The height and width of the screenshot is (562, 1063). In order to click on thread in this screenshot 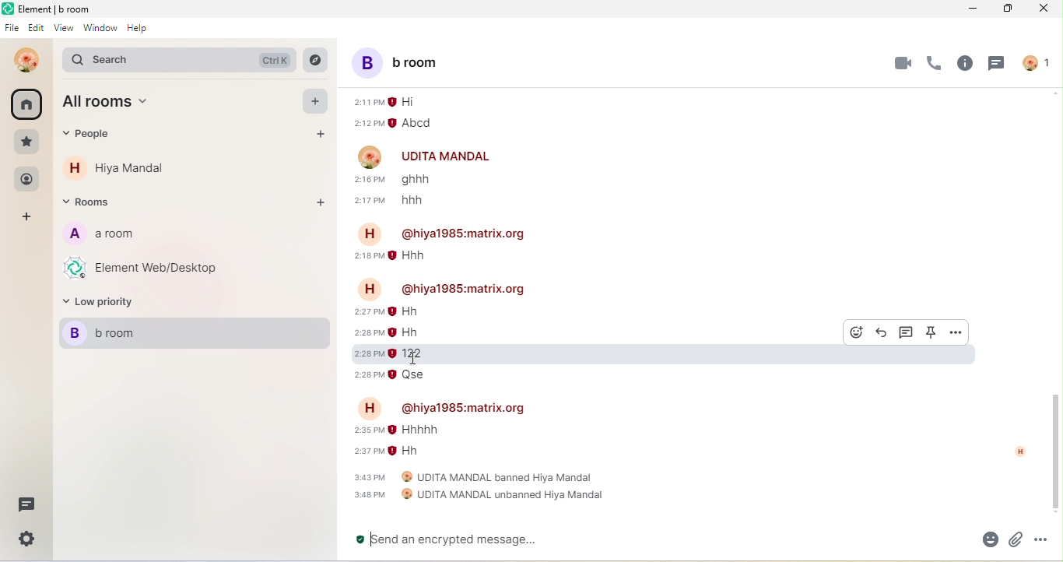, I will do `click(1000, 66)`.